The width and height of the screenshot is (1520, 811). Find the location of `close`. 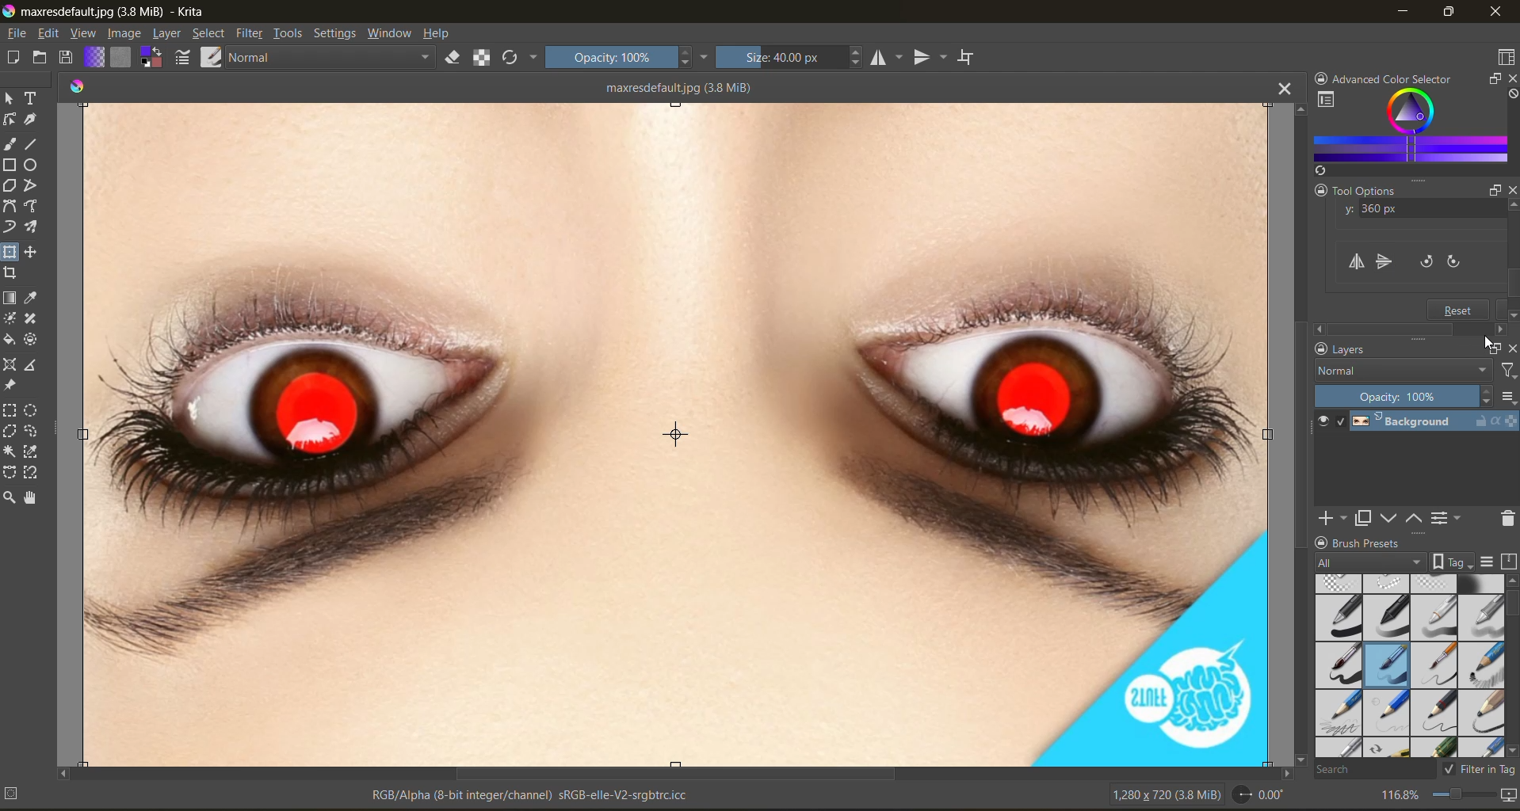

close is located at coordinates (1497, 12).